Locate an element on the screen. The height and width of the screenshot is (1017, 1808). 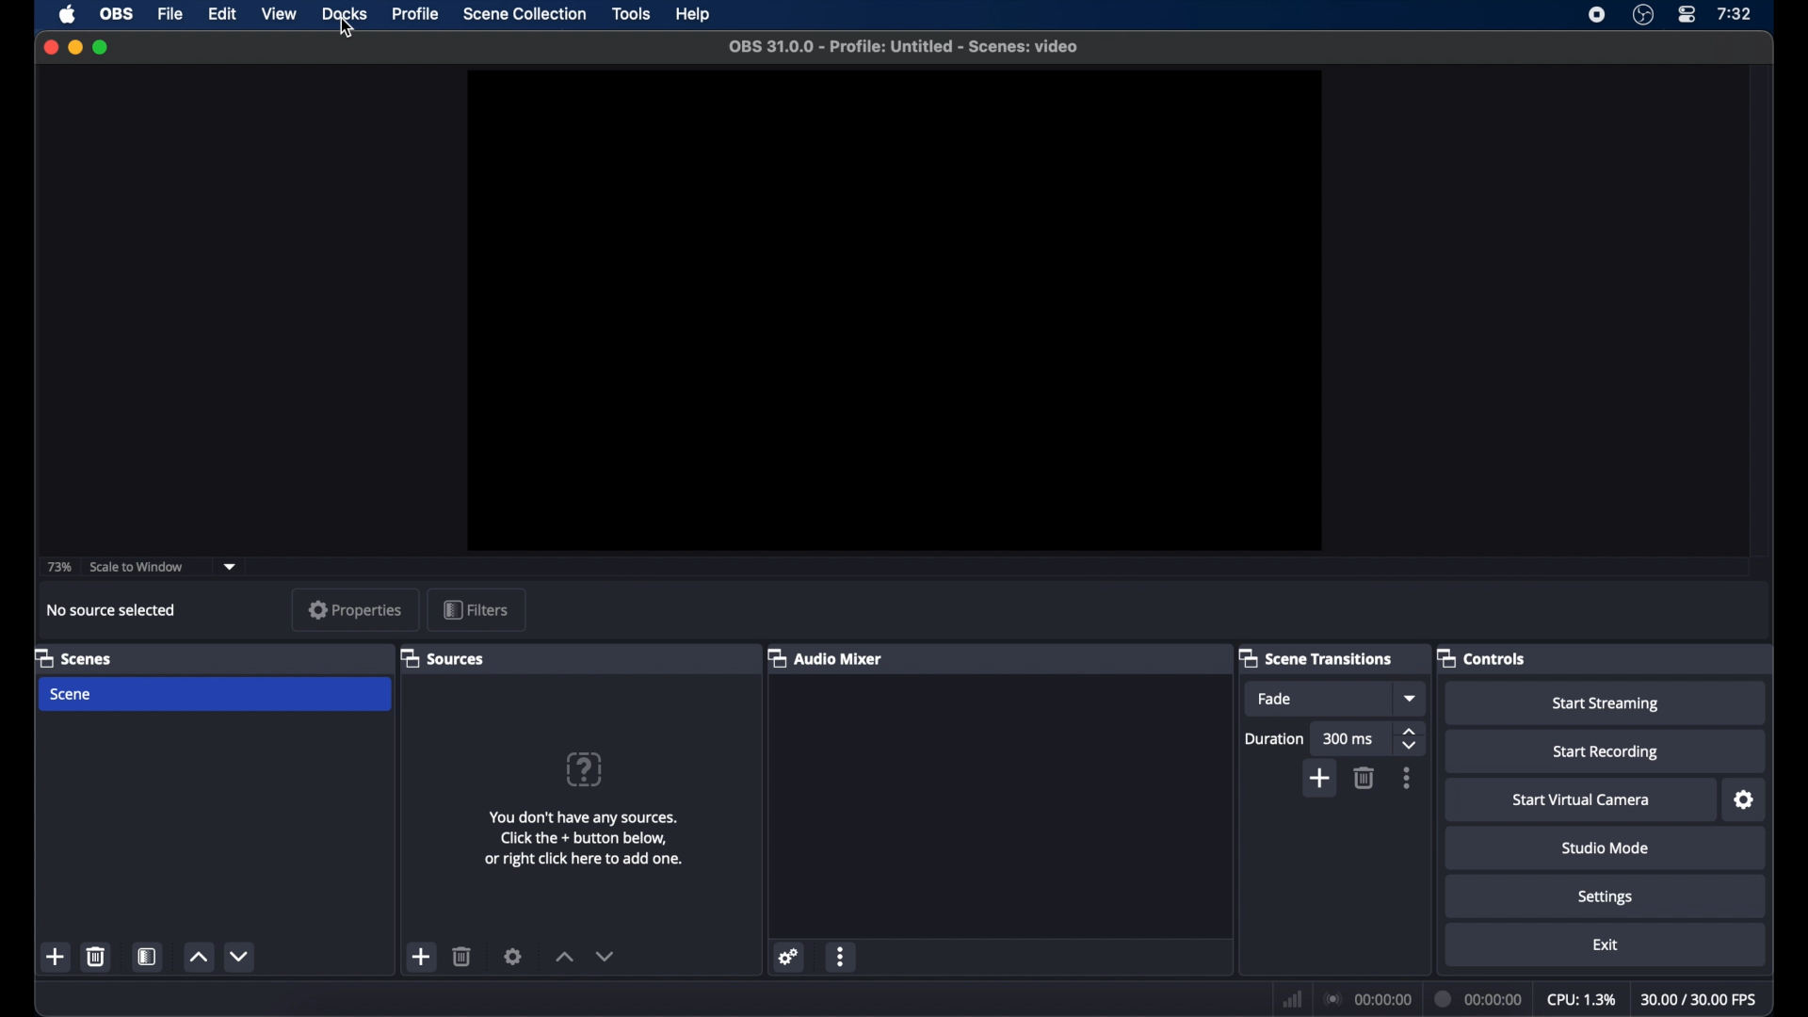
Scene transition dropdown  is located at coordinates (1412, 698).